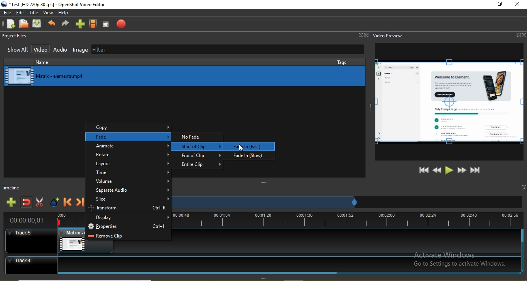  Describe the element at coordinates (449, 102) in the screenshot. I see `editing buttons` at that location.